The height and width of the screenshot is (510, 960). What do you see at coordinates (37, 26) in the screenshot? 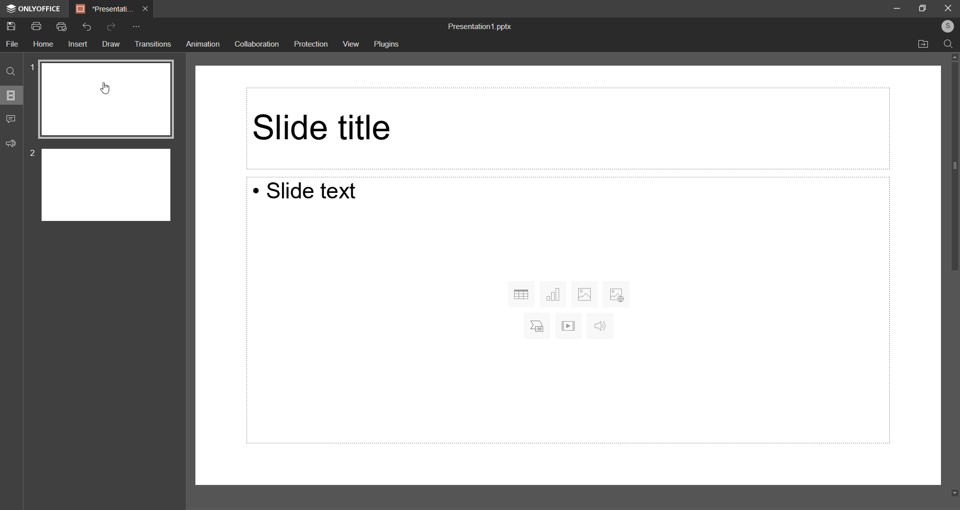
I see `Print` at bounding box center [37, 26].